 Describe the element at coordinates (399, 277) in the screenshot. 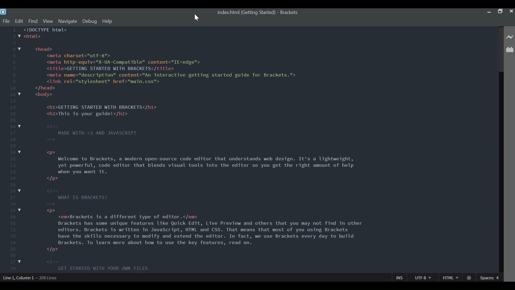

I see `INS` at that location.